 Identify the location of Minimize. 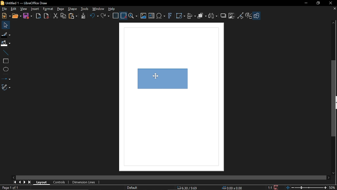
(305, 3).